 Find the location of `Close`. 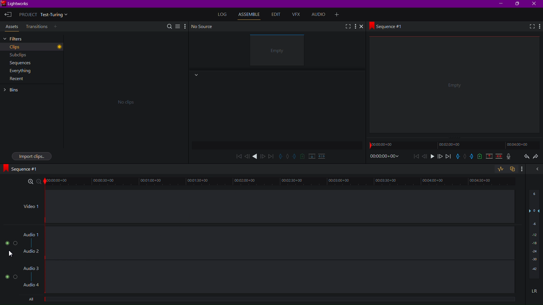

Close is located at coordinates (535, 4).